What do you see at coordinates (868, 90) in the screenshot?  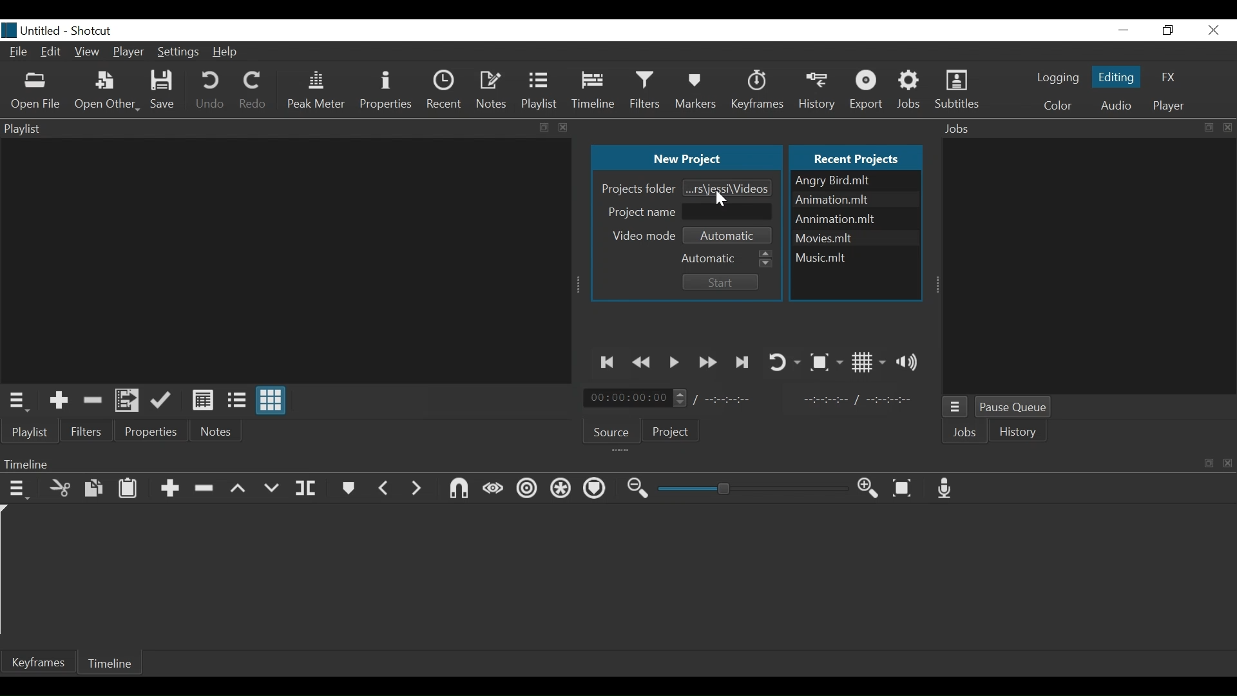 I see `Export` at bounding box center [868, 90].